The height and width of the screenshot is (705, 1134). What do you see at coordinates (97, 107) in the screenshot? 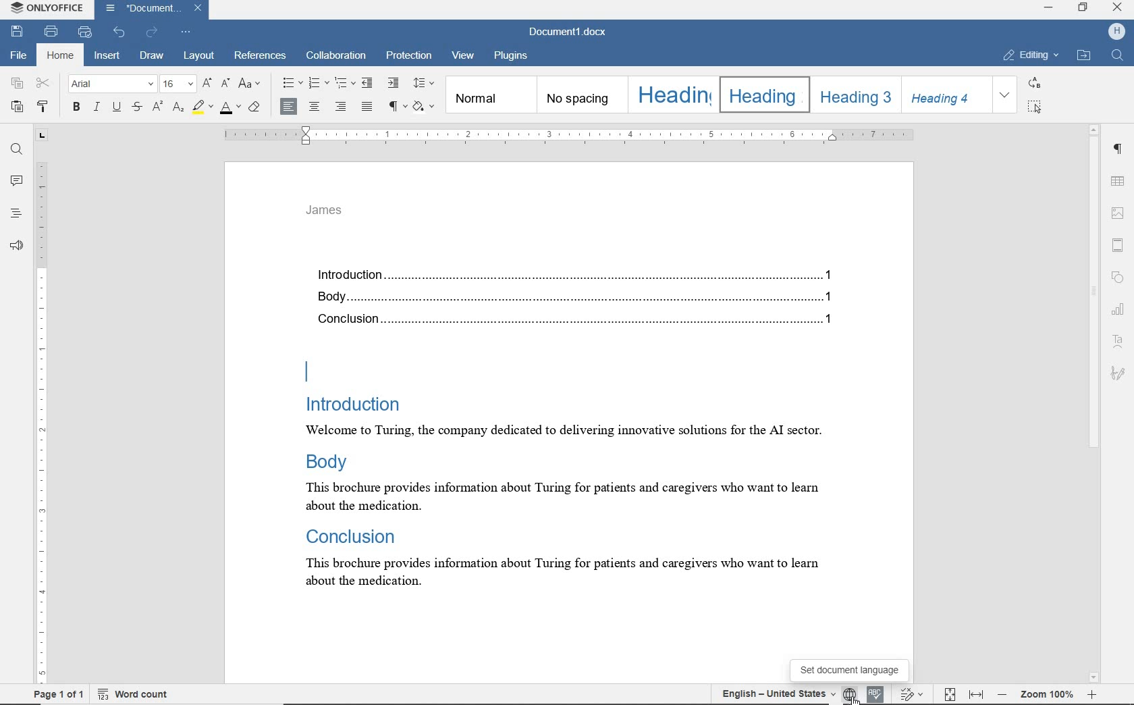
I see `italic` at bounding box center [97, 107].